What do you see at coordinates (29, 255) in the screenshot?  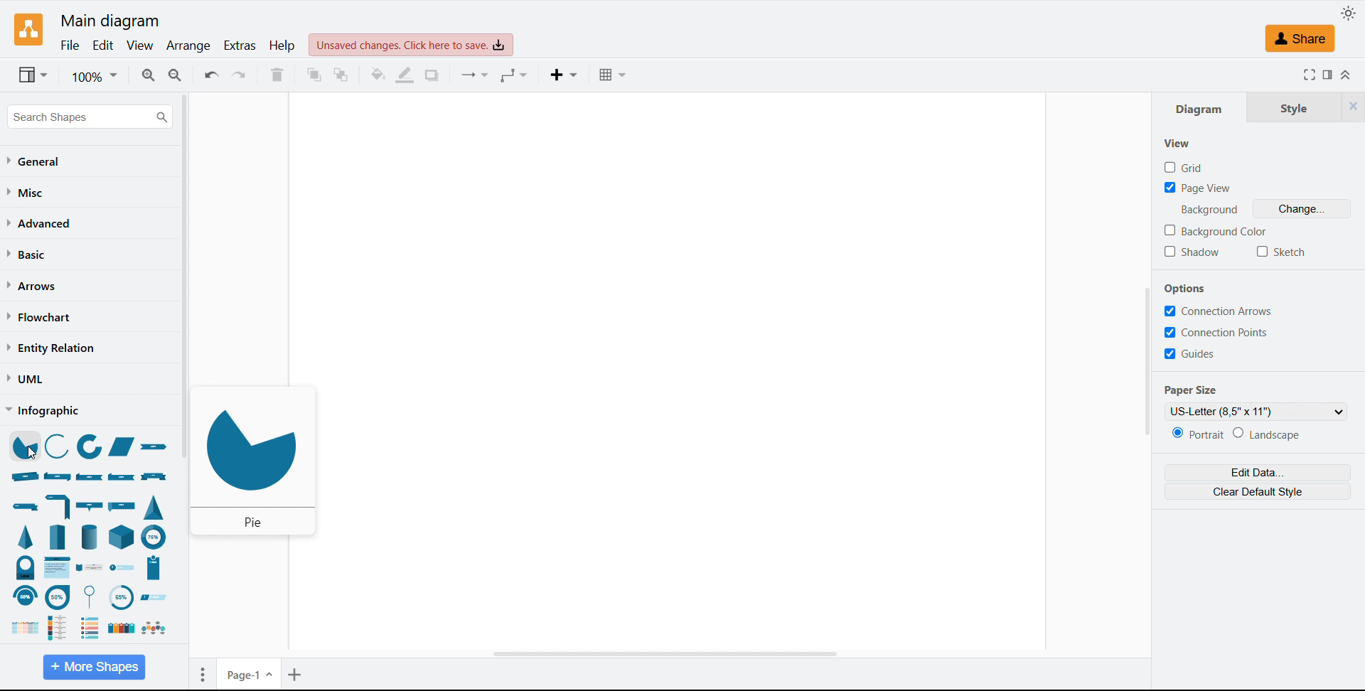 I see ` Basic ` at bounding box center [29, 255].